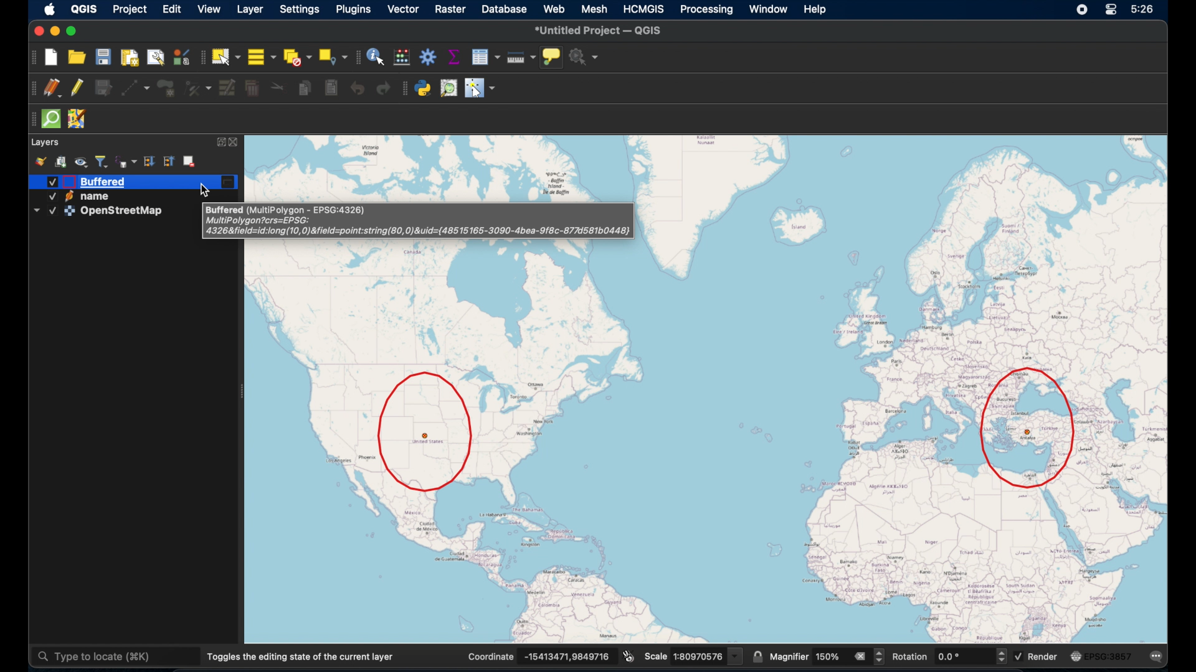 This screenshot has width=1196, height=672. I want to click on clear all, so click(857, 656).